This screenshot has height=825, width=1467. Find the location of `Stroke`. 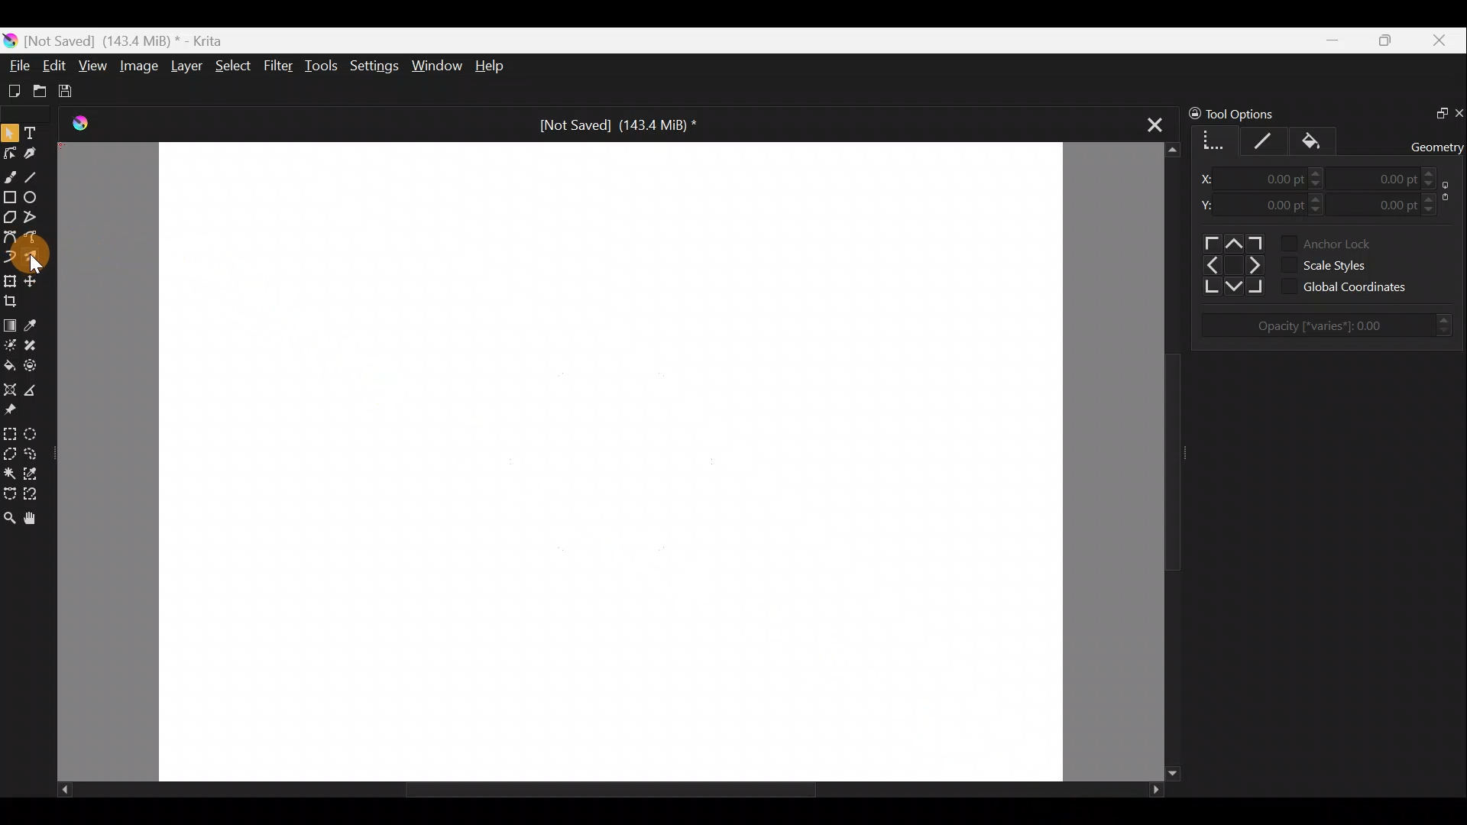

Stroke is located at coordinates (1269, 138).